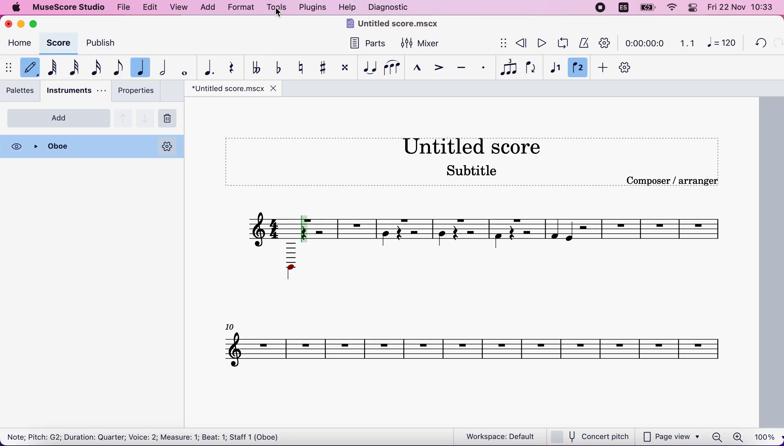  I want to click on tools, so click(277, 8).